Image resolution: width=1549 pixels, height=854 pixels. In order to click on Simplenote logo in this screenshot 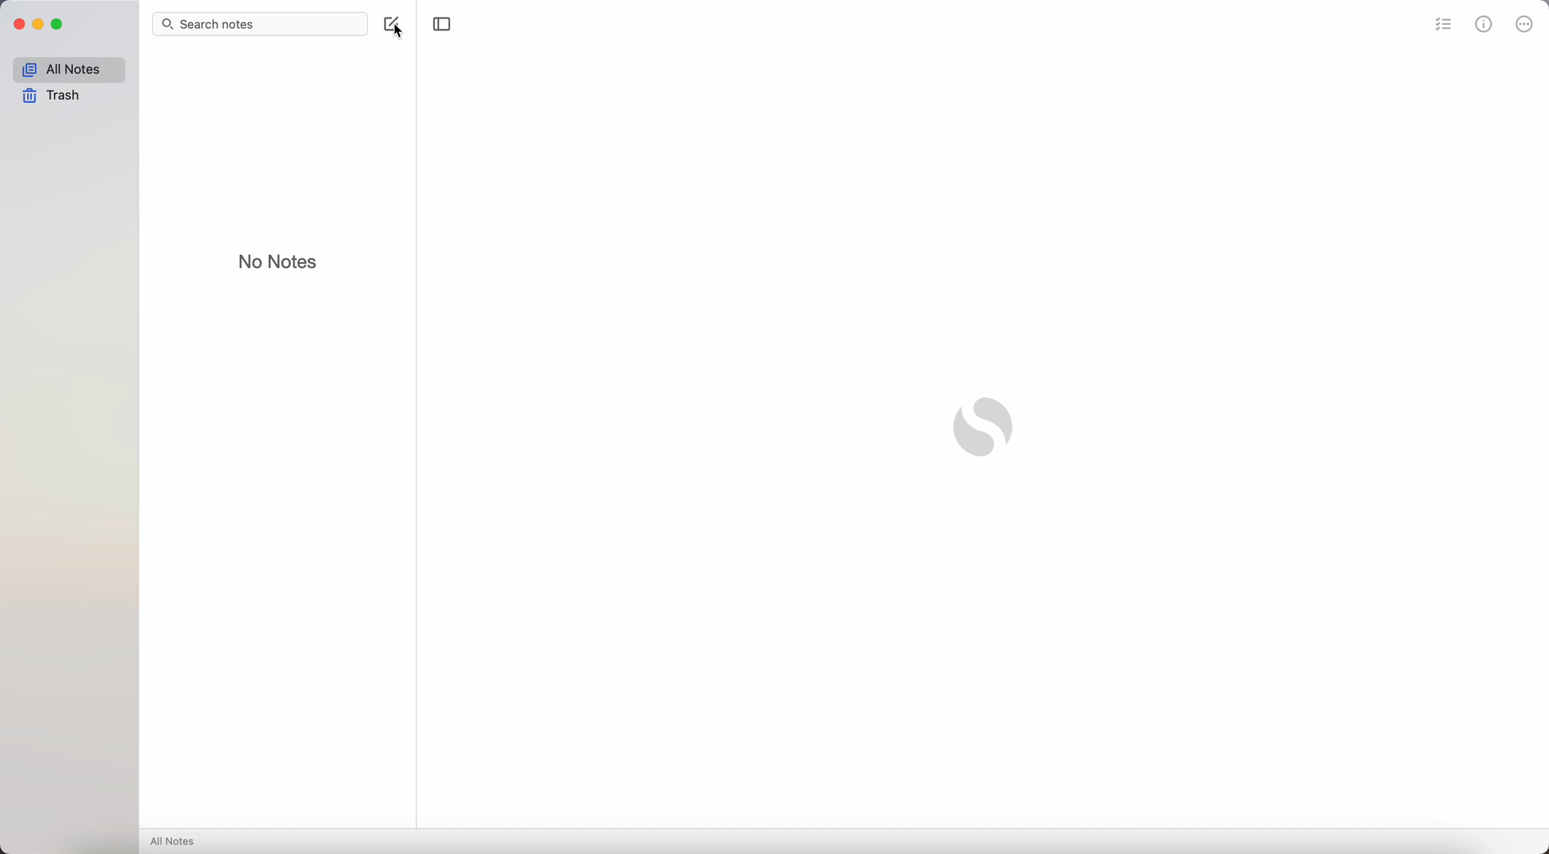, I will do `click(987, 428)`.